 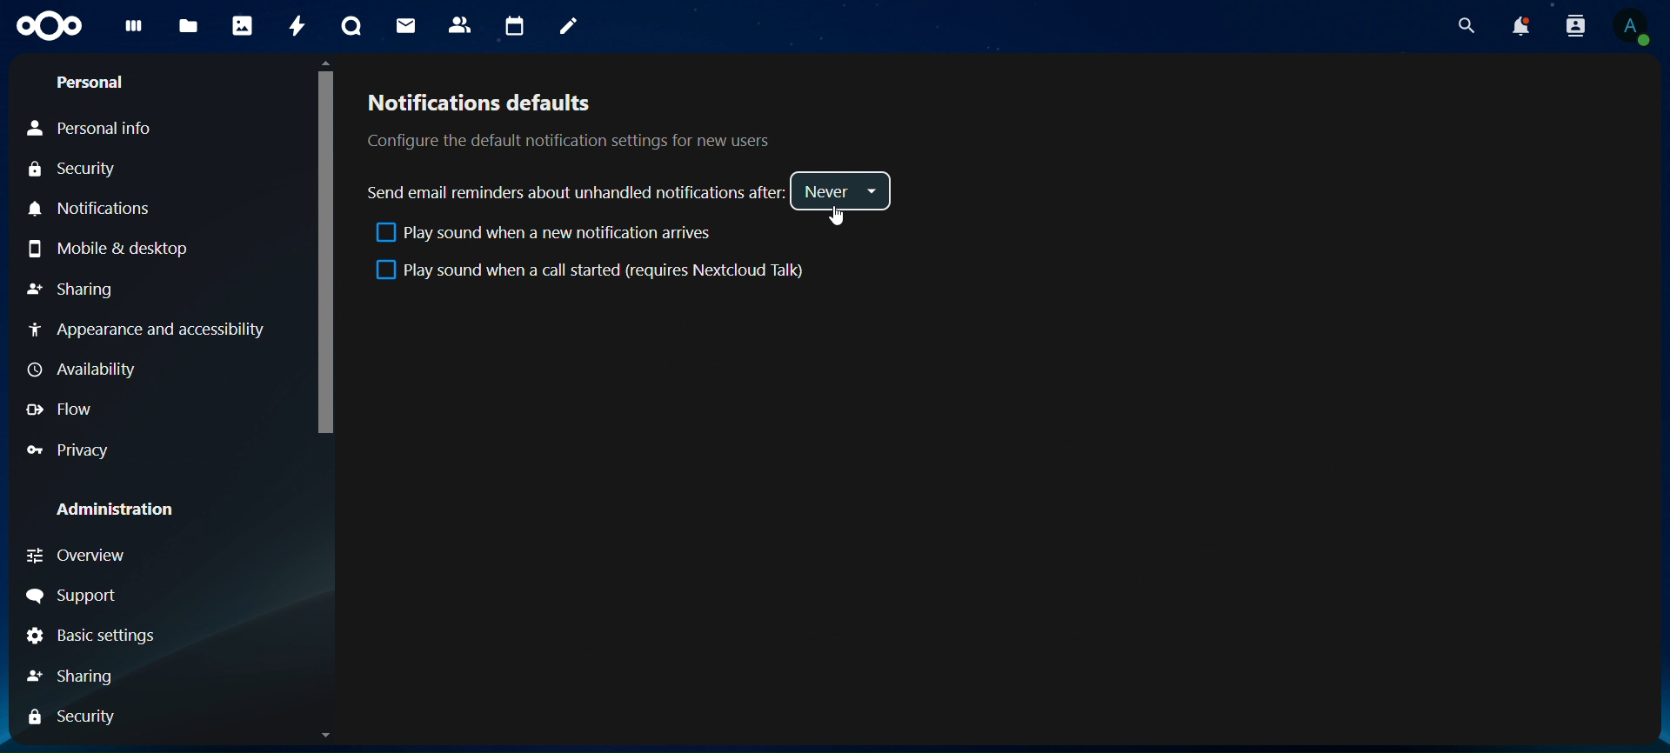 What do you see at coordinates (71, 170) in the screenshot?
I see `Security` at bounding box center [71, 170].